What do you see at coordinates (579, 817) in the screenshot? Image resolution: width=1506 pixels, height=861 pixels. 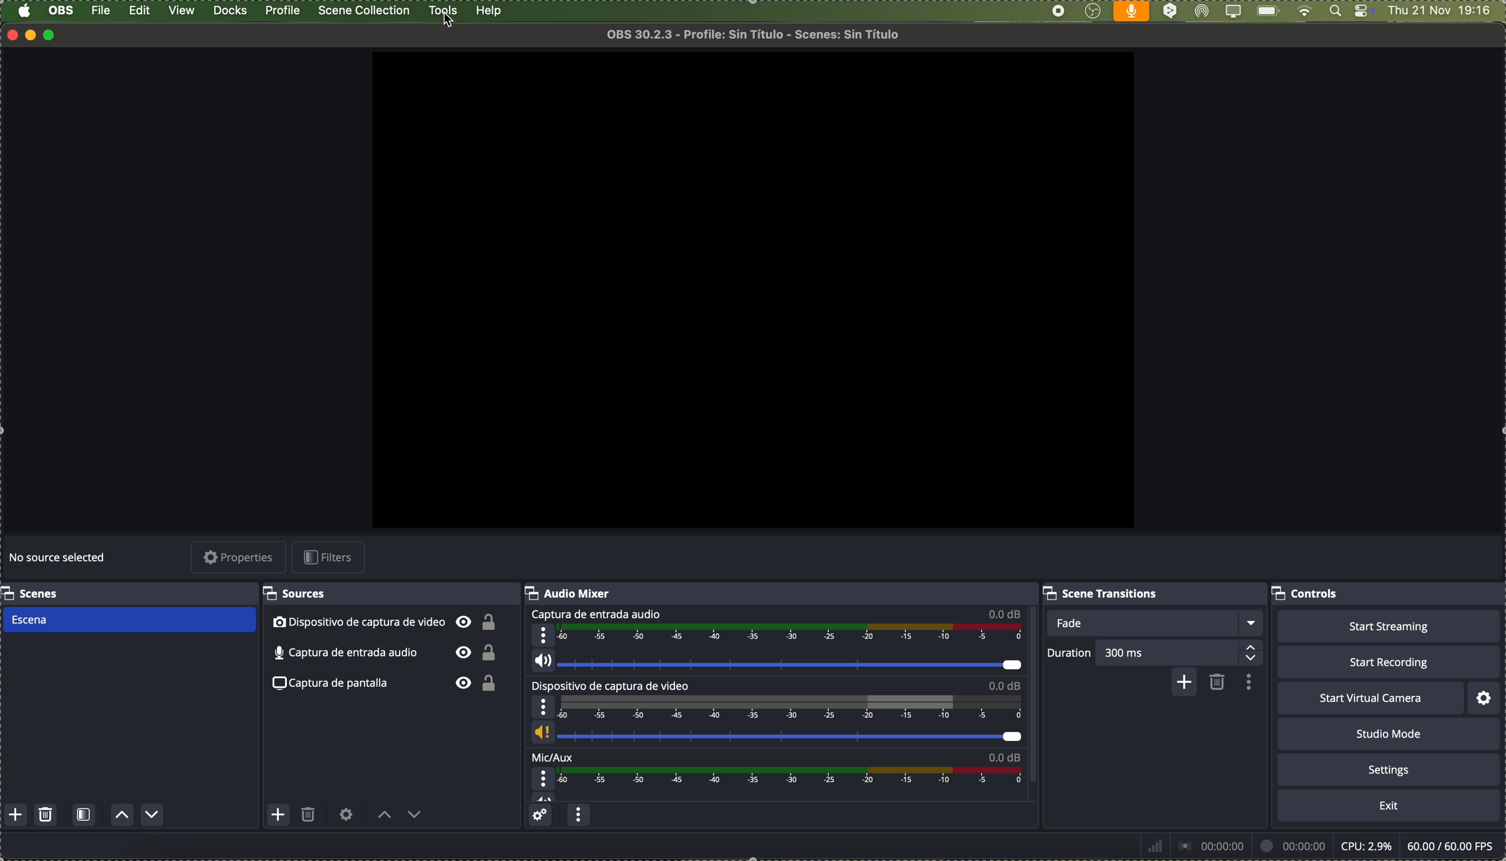 I see `audio mixer menu` at bounding box center [579, 817].